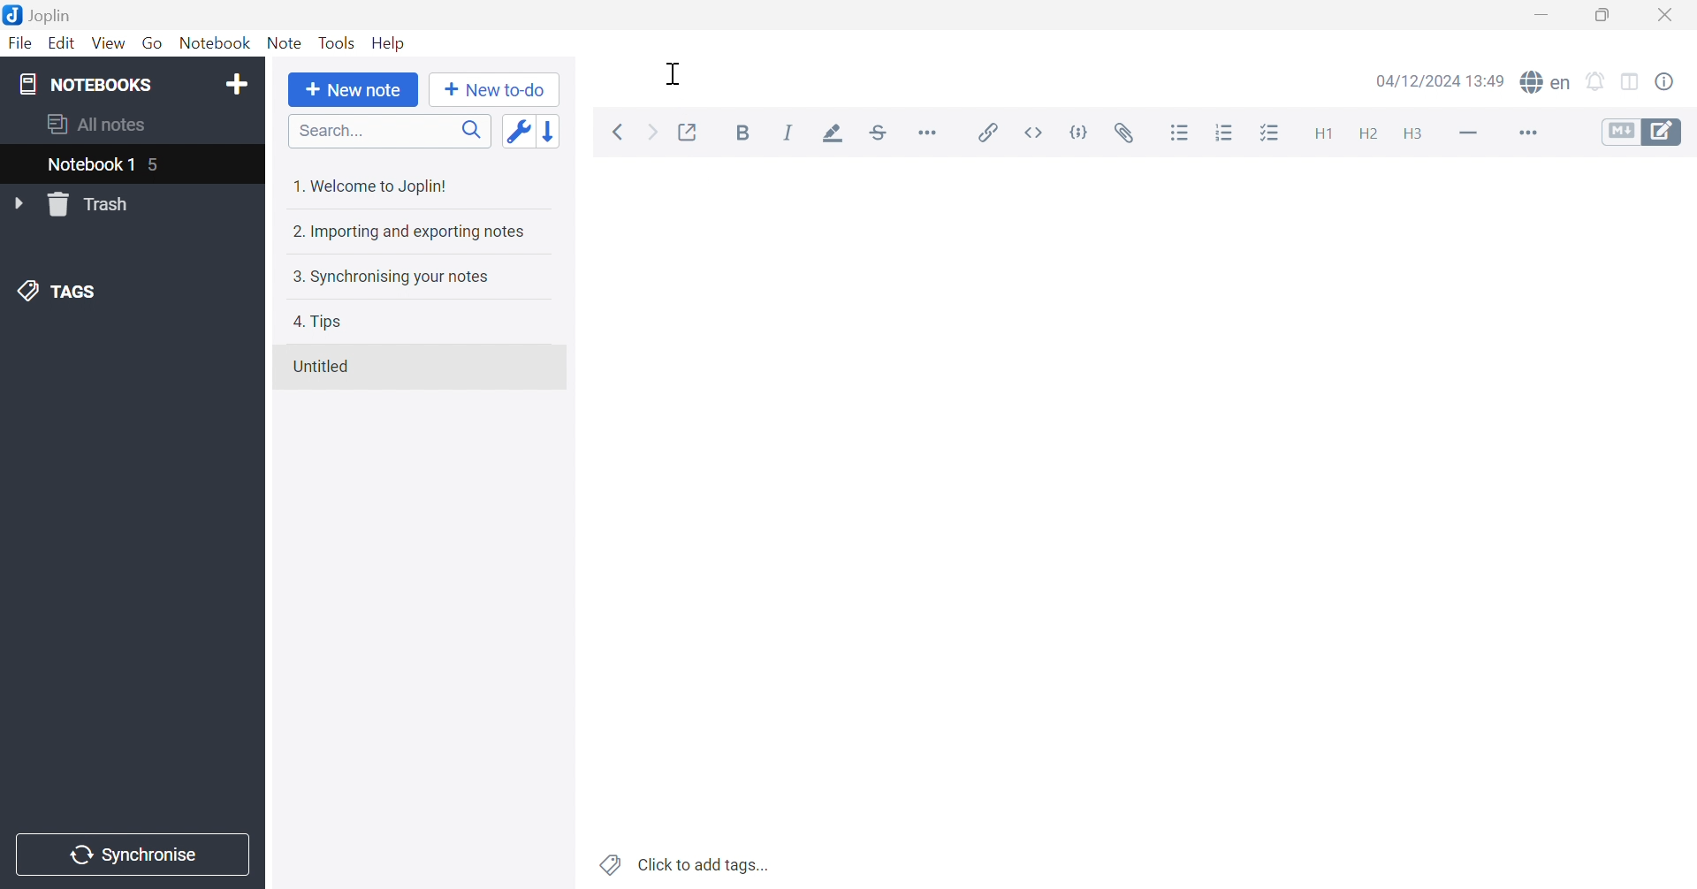 The image size is (1697, 889). Describe the element at coordinates (285, 42) in the screenshot. I see `Note` at that location.